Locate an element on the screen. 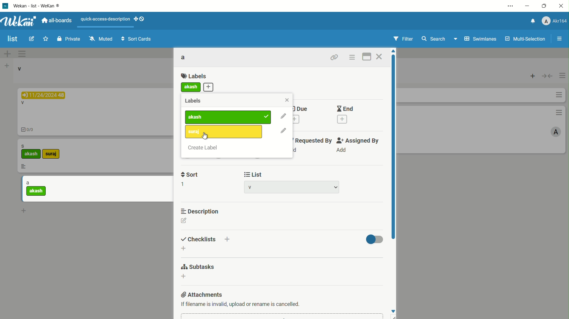  add checklist is located at coordinates (184, 248).